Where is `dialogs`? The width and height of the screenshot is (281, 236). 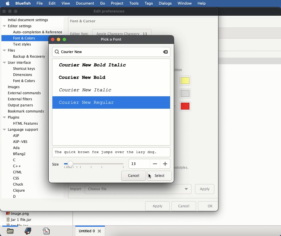
dialogs is located at coordinates (166, 3).